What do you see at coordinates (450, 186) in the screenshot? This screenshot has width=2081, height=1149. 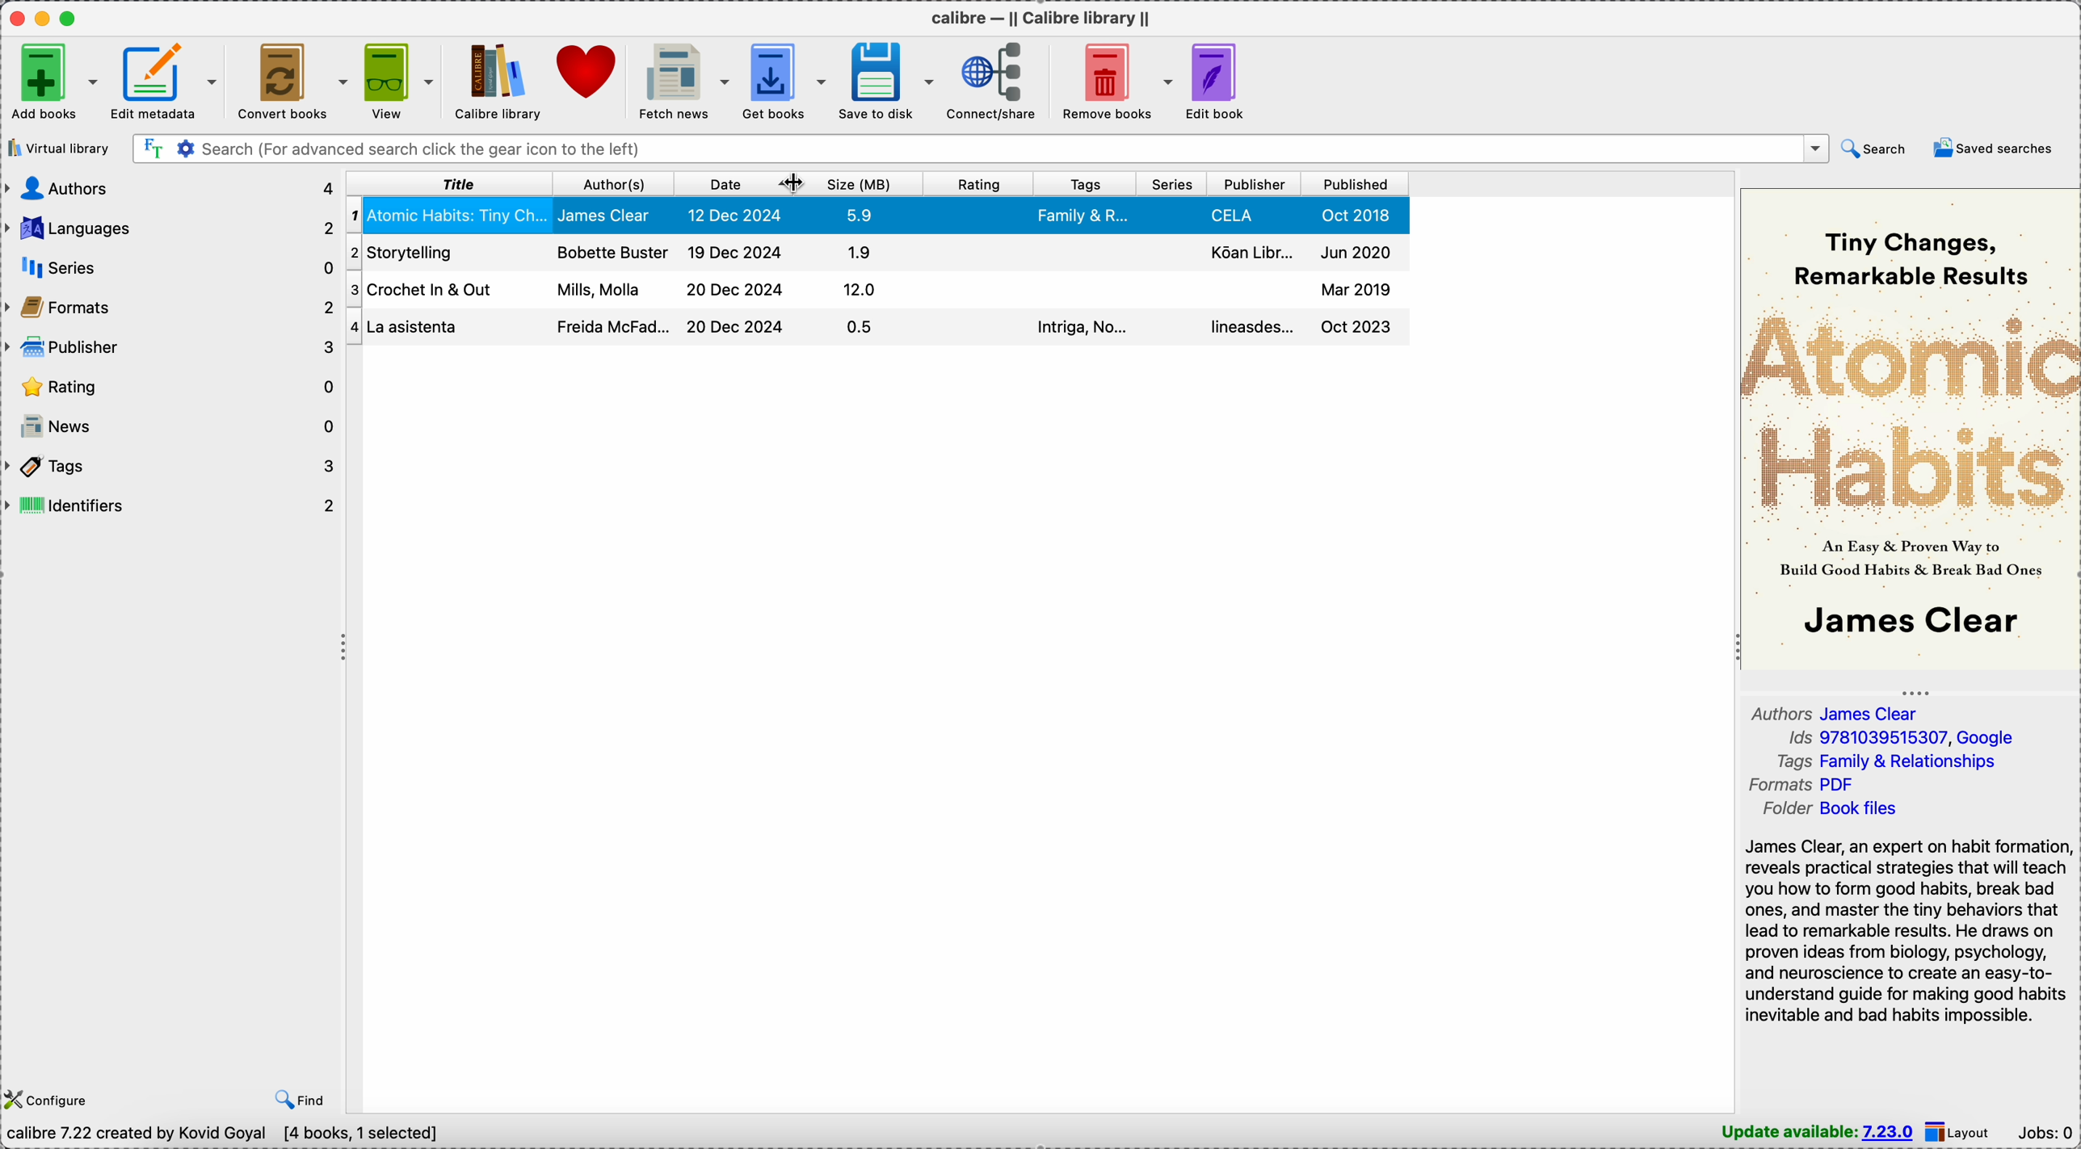 I see `title` at bounding box center [450, 186].